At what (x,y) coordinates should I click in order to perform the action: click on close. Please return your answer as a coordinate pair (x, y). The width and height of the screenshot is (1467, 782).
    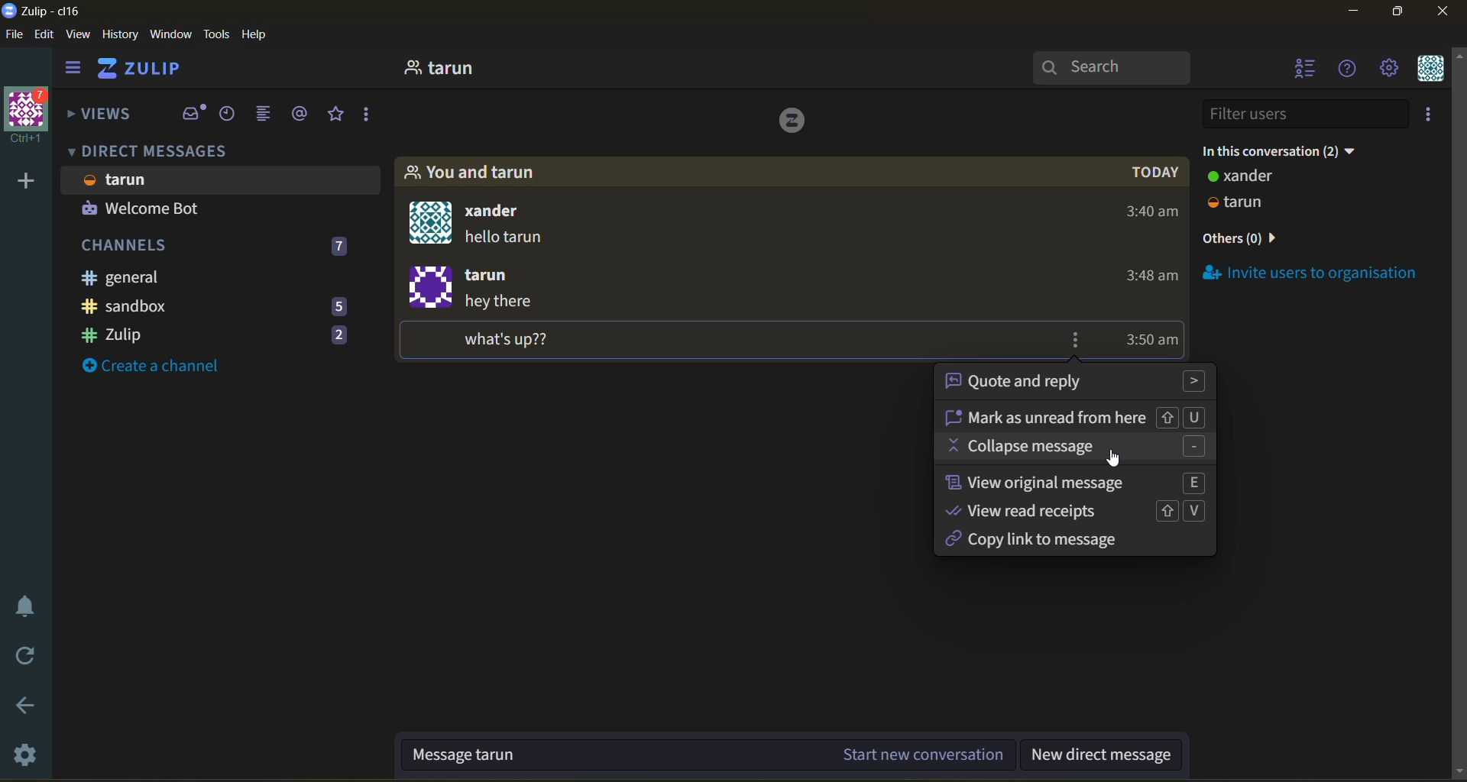
    Looking at the image, I should click on (1443, 12).